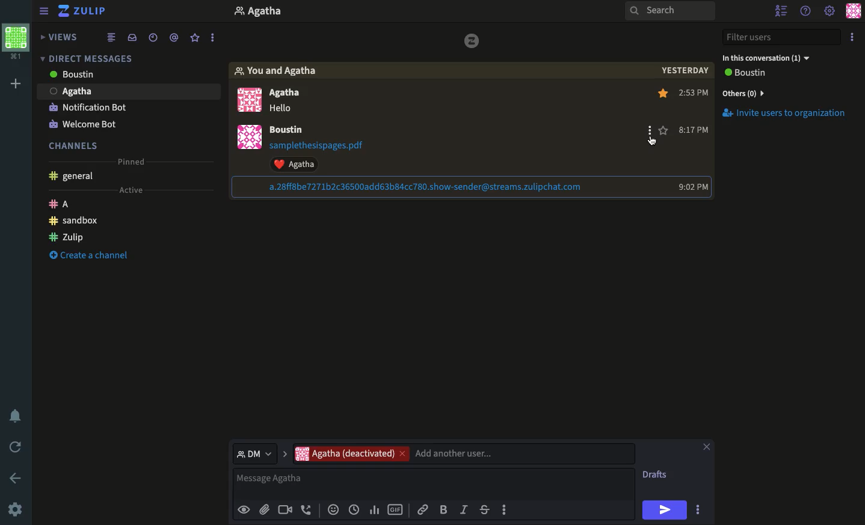 The width and height of the screenshot is (865, 525). Describe the element at coordinates (665, 96) in the screenshot. I see `star` at that location.